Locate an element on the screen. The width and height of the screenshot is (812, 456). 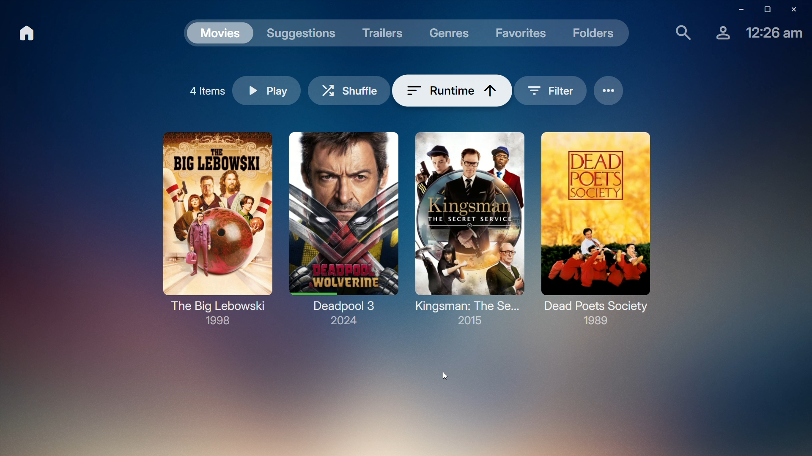
Folders is located at coordinates (596, 35).